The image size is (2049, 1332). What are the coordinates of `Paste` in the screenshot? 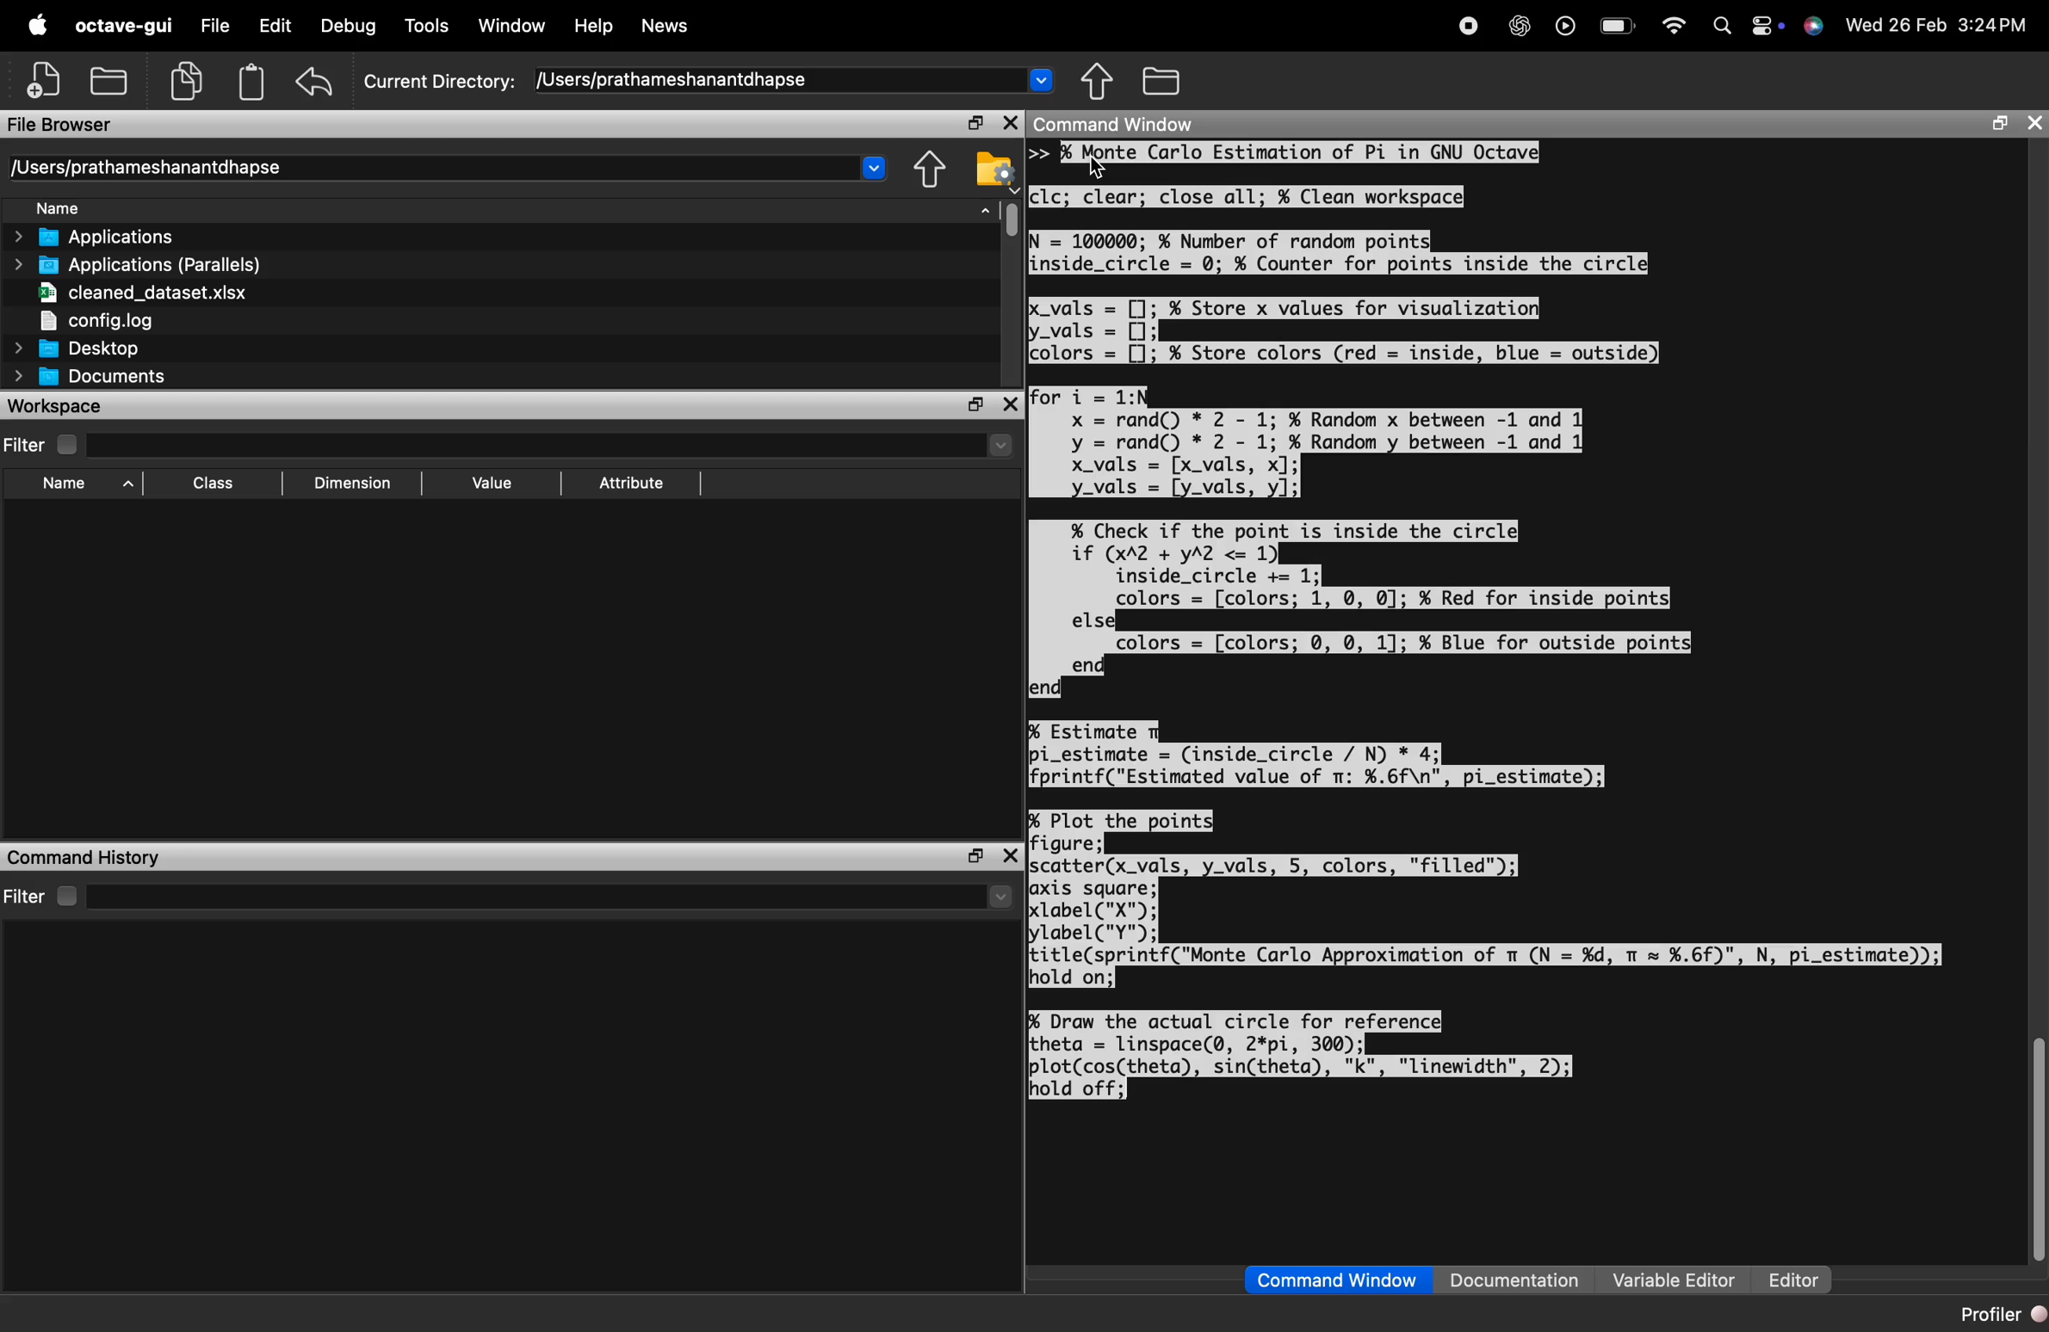 It's located at (251, 81).